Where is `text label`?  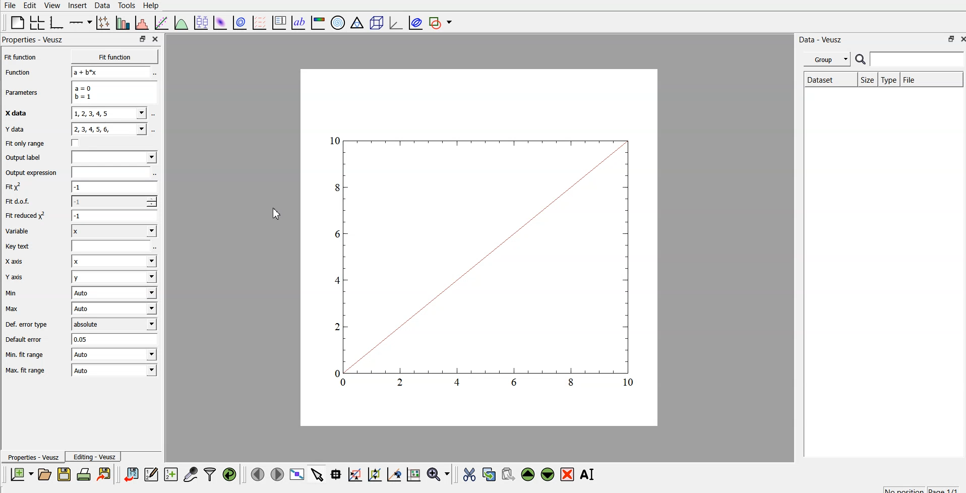
text label is located at coordinates (297, 23).